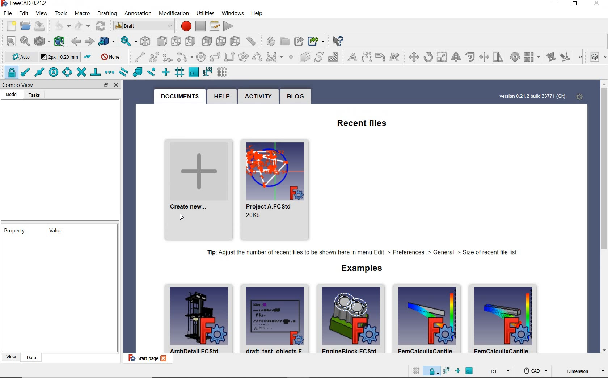 This screenshot has width=608, height=378. What do you see at coordinates (318, 57) in the screenshot?
I see `shape from text` at bounding box center [318, 57].